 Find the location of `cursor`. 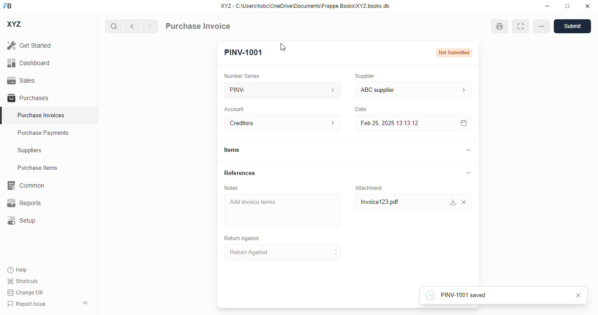

cursor is located at coordinates (283, 47).